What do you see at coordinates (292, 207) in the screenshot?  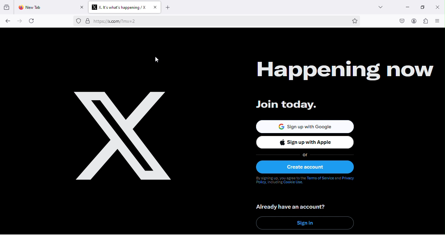 I see `already have an account` at bounding box center [292, 207].